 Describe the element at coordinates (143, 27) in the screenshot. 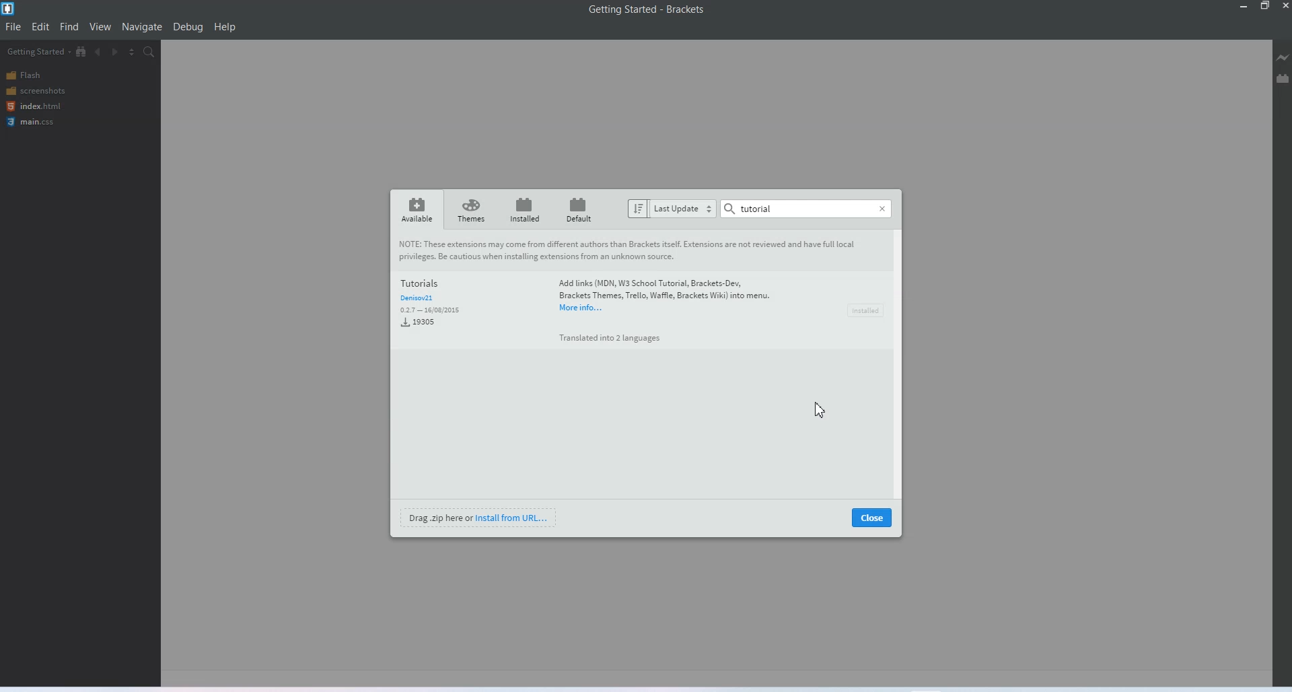

I see `Navigate` at that location.